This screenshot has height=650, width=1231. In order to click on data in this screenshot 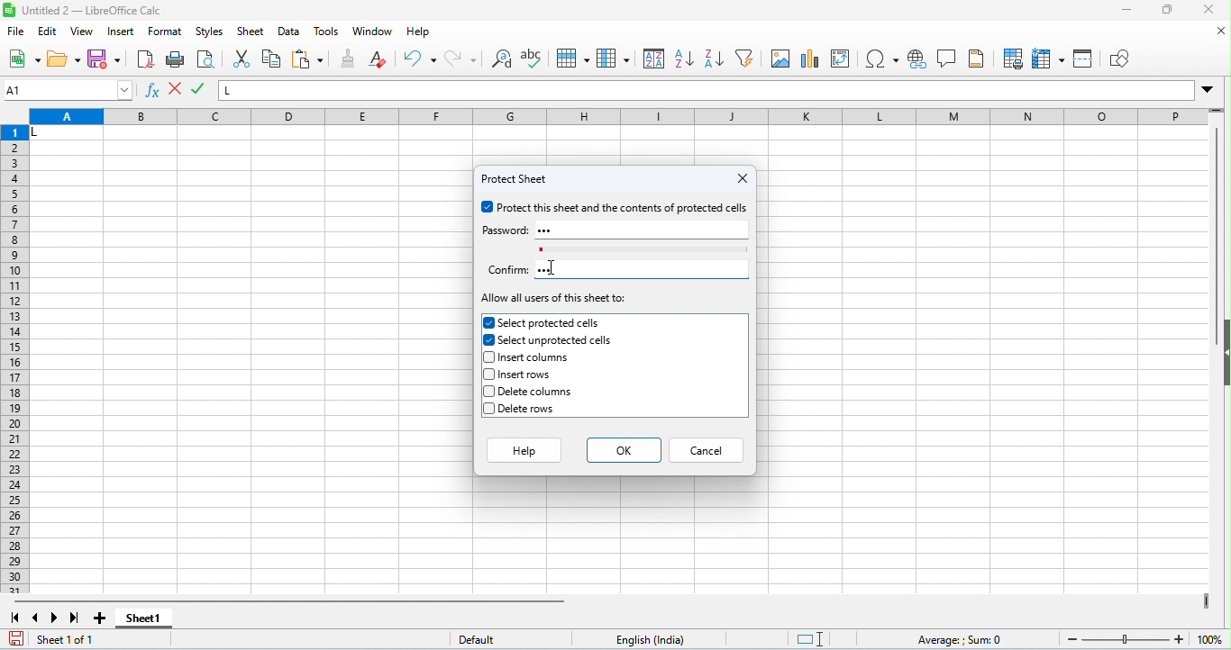, I will do `click(291, 32)`.